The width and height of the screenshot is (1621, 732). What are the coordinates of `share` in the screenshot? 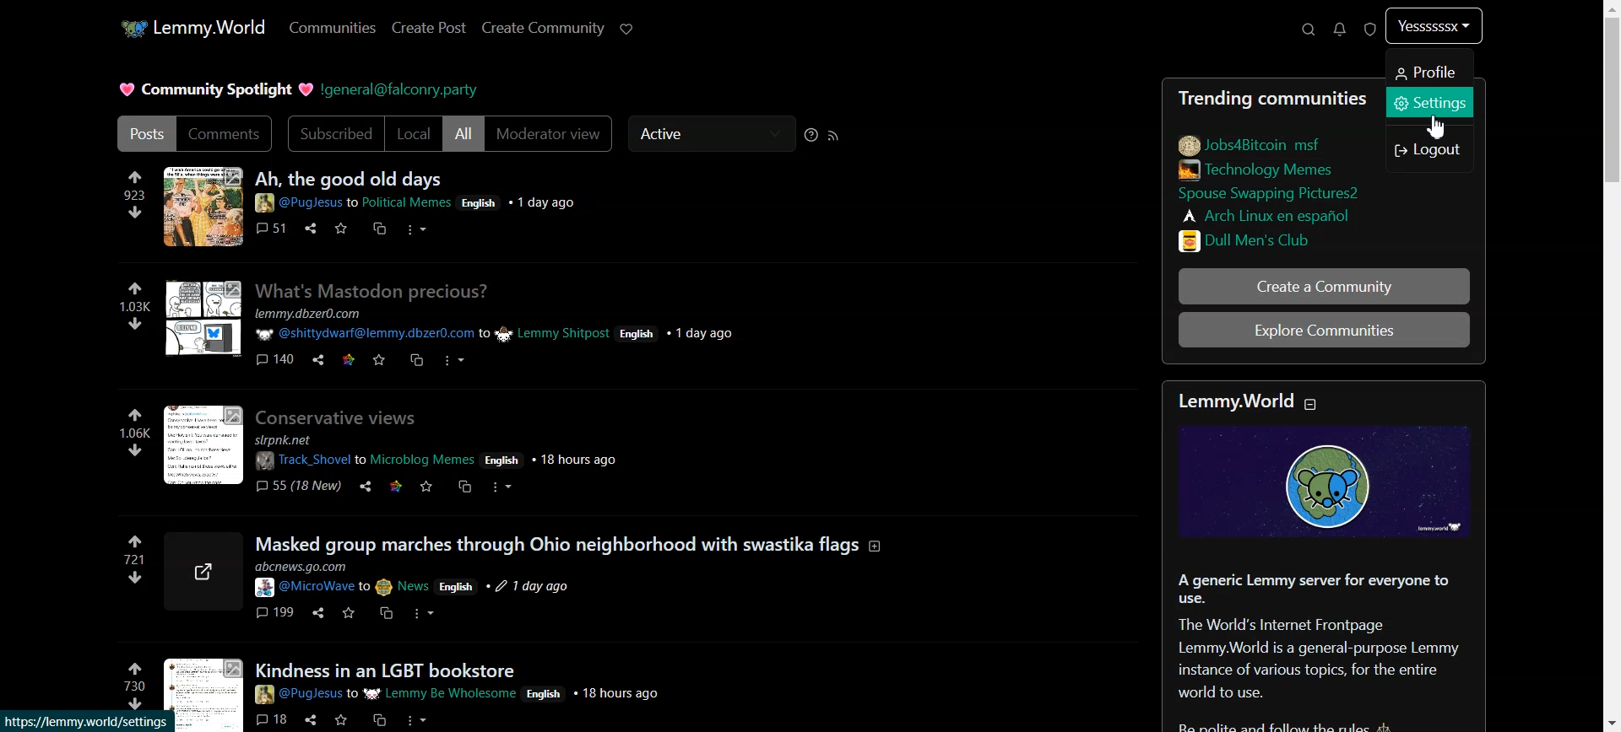 It's located at (362, 487).